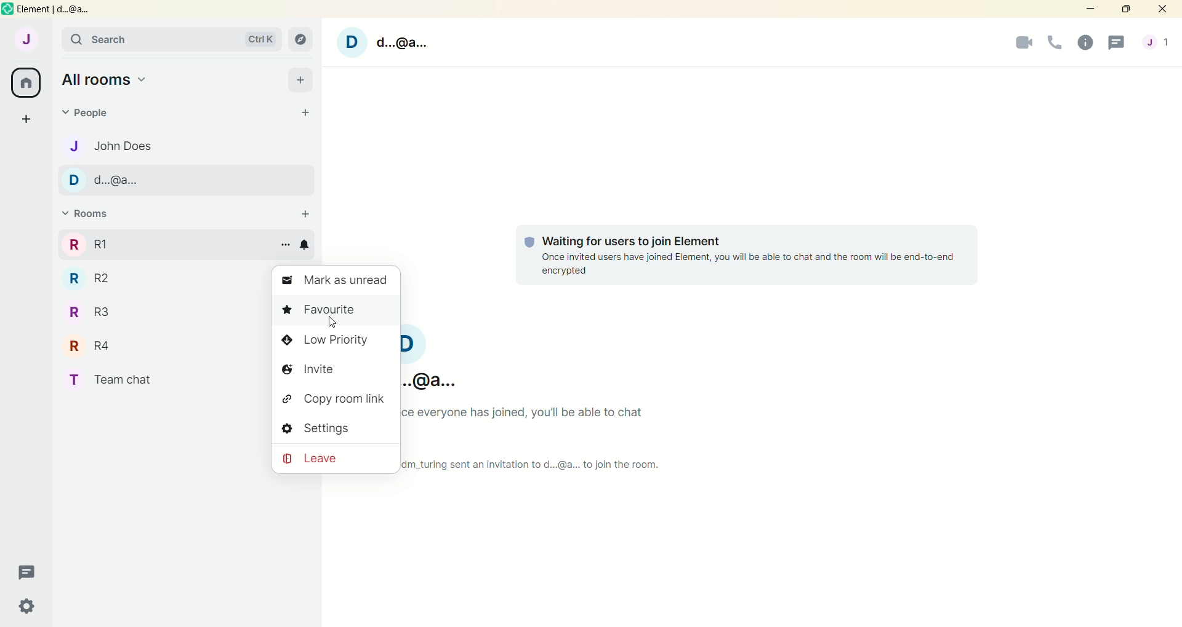  Describe the element at coordinates (1022, 44) in the screenshot. I see `Video Call` at that location.